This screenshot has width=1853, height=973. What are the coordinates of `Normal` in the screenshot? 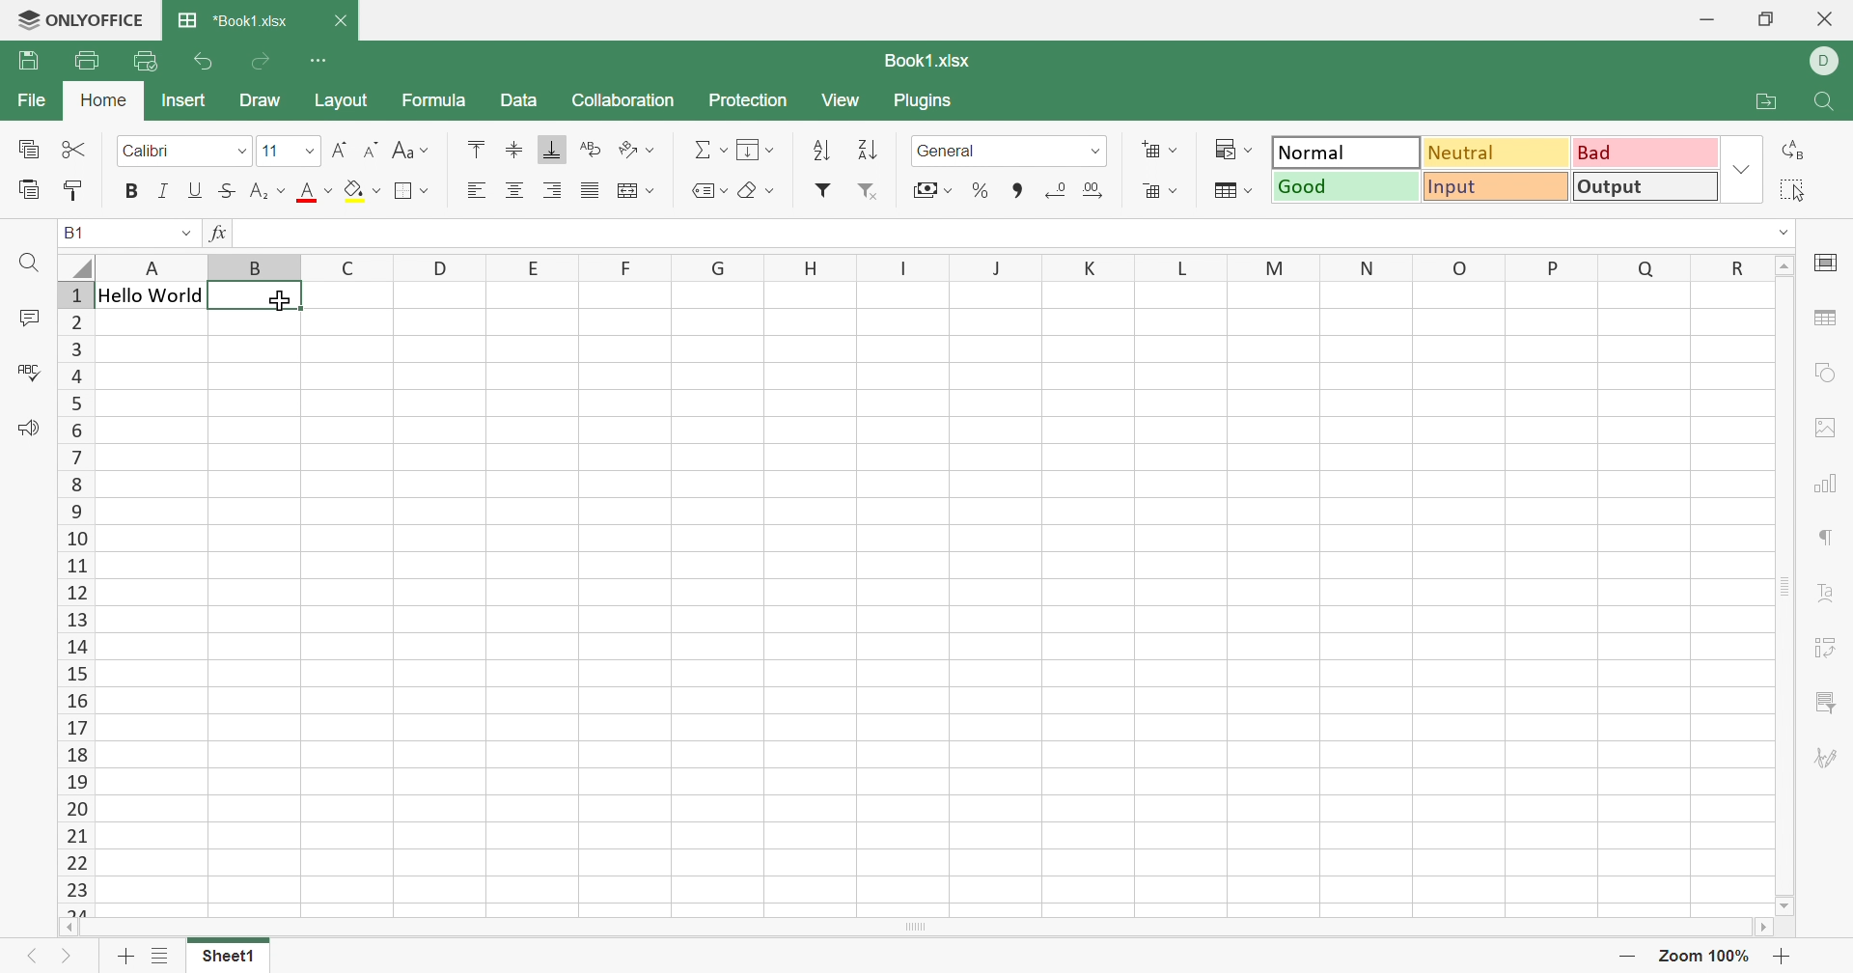 It's located at (1344, 152).